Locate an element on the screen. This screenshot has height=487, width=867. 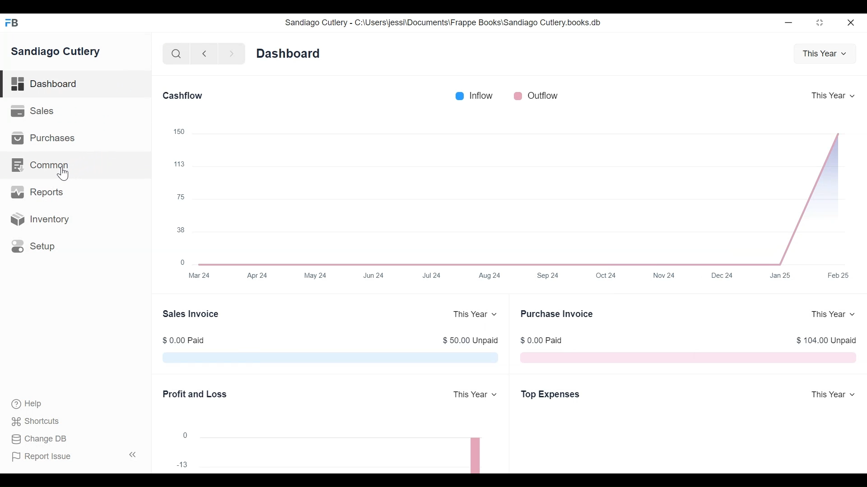
Purchase Invoice is located at coordinates (559, 314).